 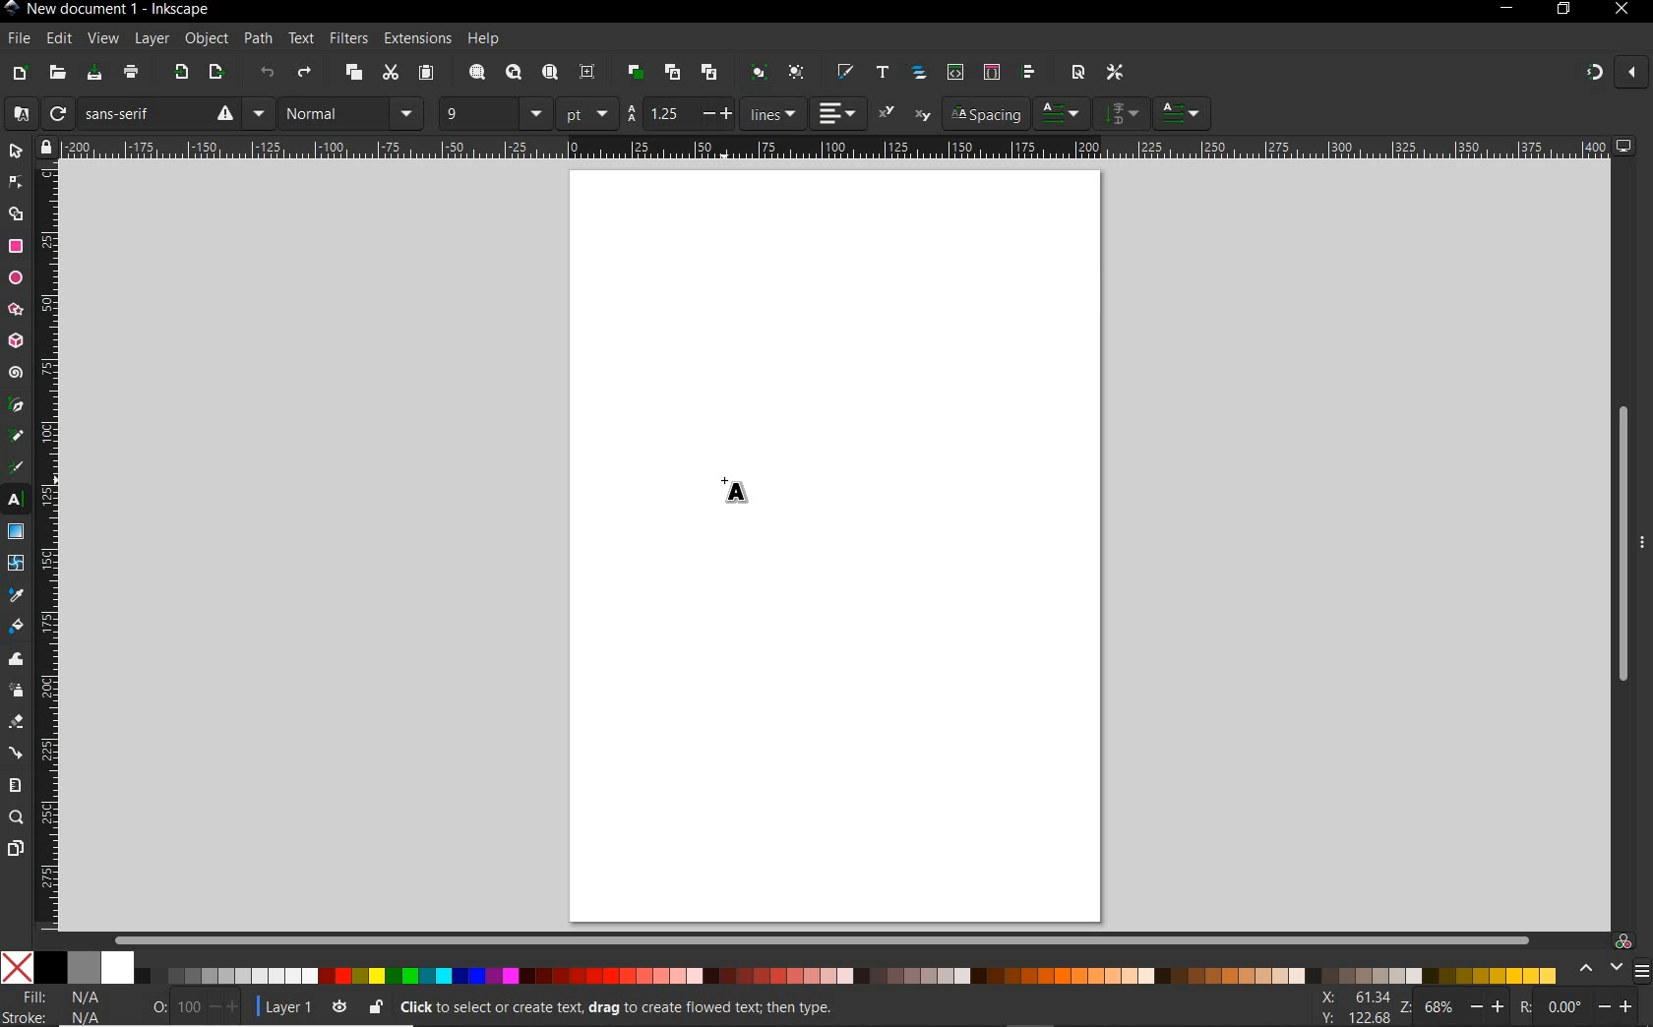 I want to click on ungroup, so click(x=796, y=73).